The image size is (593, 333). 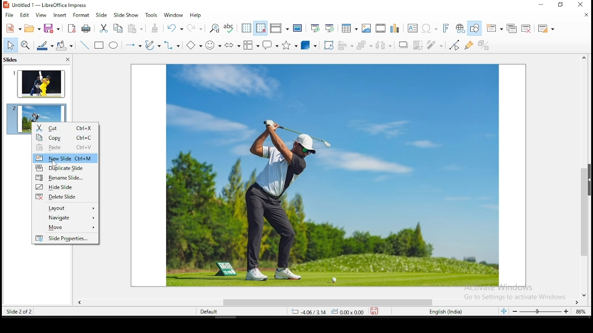 I want to click on file, so click(x=9, y=15).